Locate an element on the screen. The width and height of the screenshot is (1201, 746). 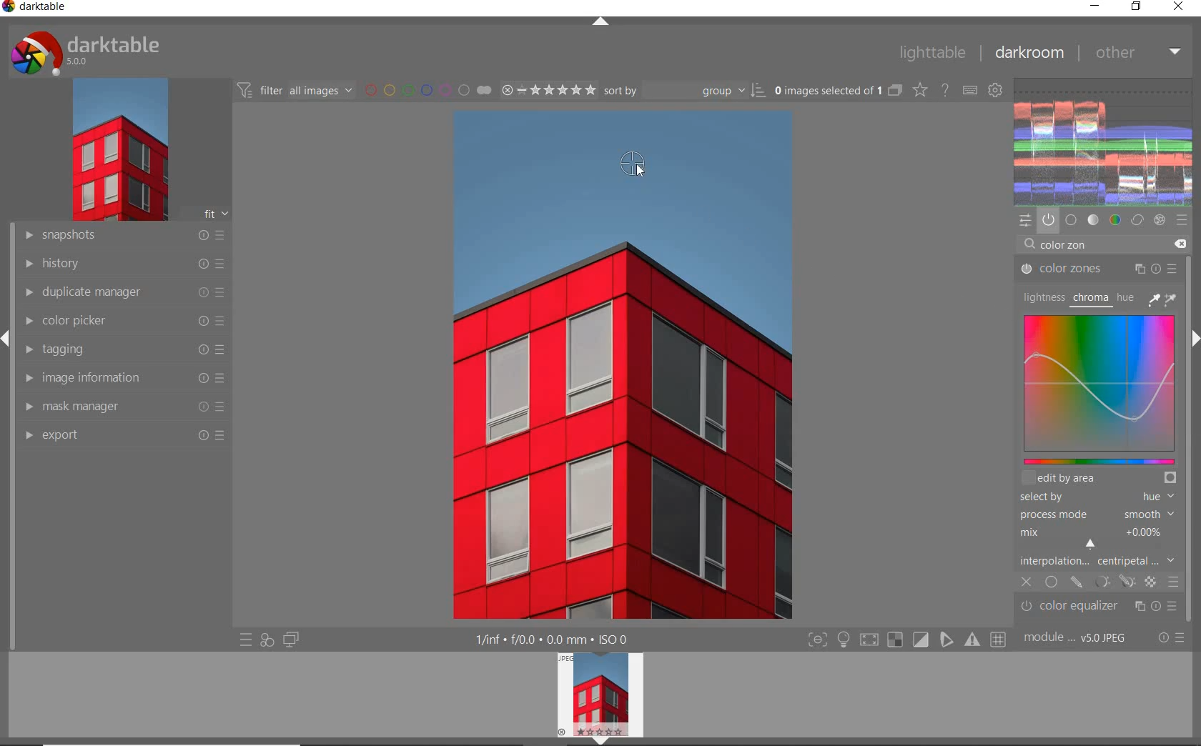
grid overlay is located at coordinates (999, 638).